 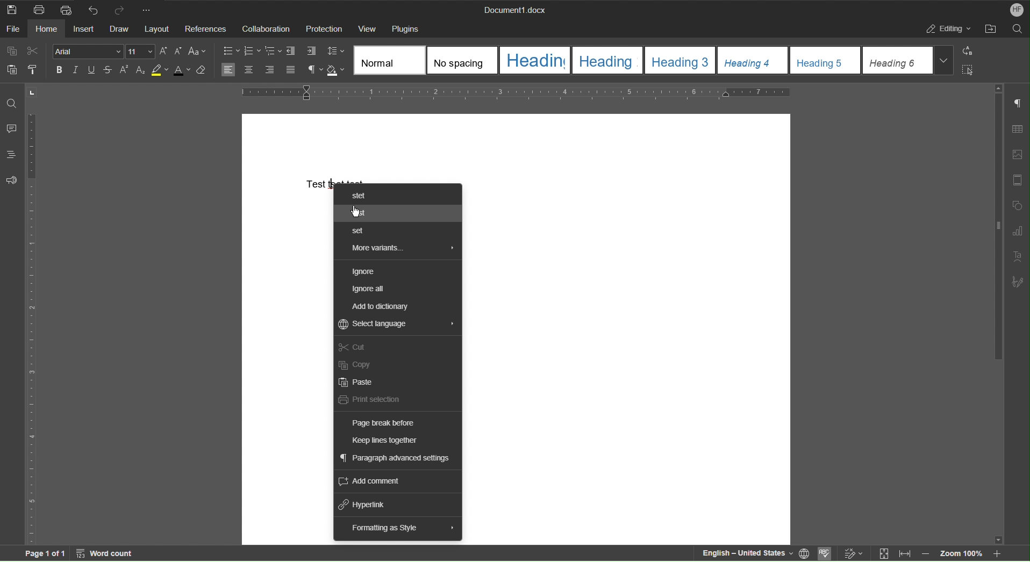 What do you see at coordinates (990, 28) in the screenshot?
I see `Open File Location` at bounding box center [990, 28].